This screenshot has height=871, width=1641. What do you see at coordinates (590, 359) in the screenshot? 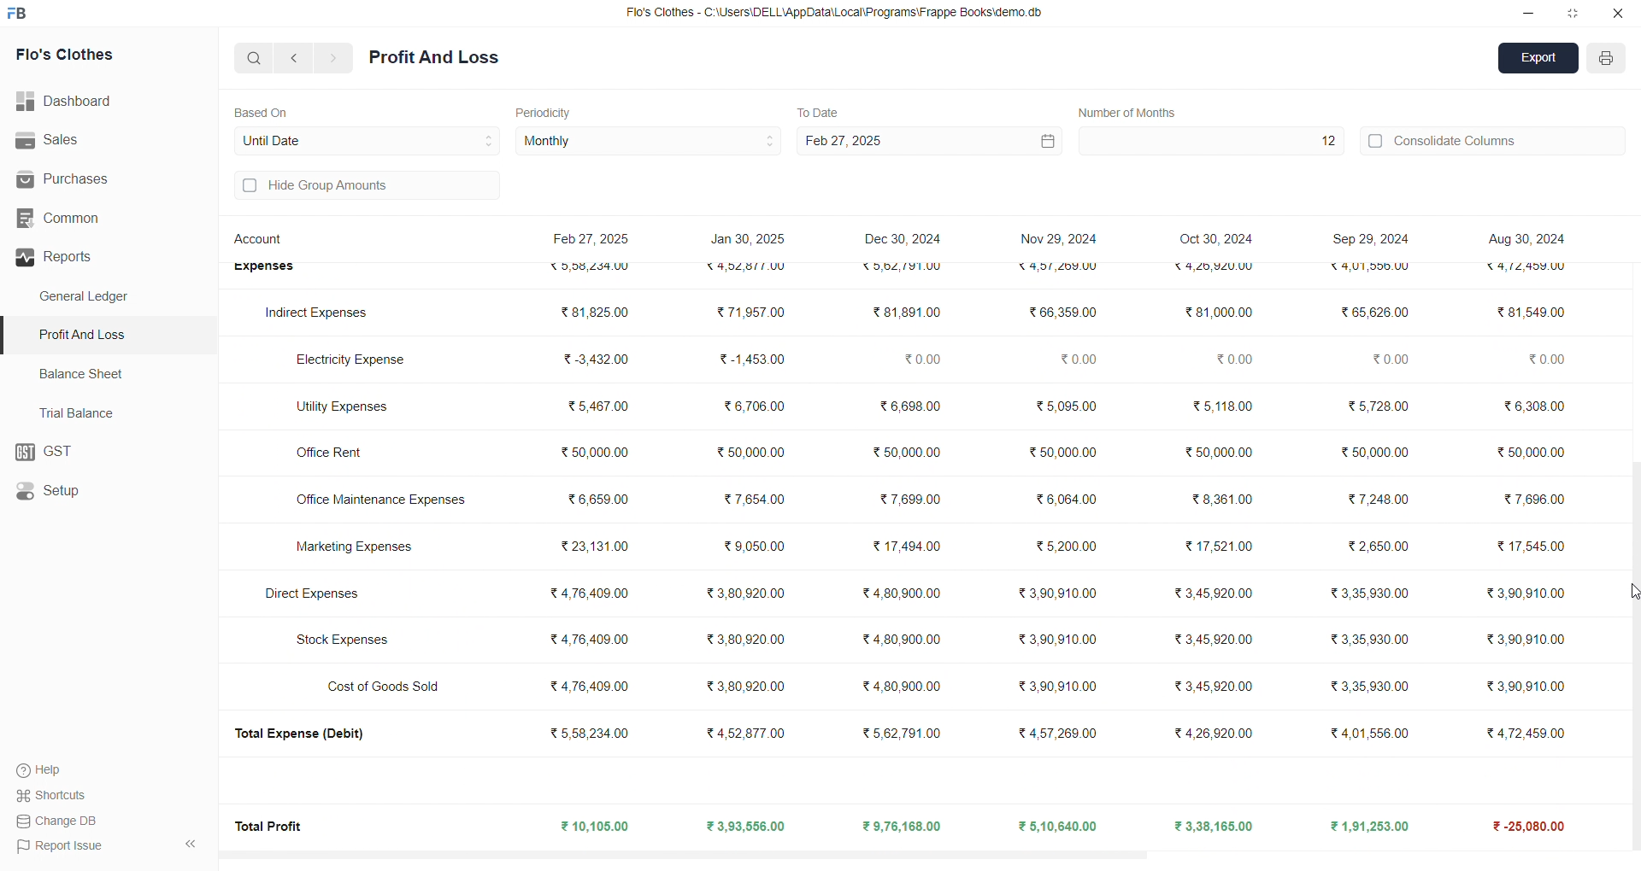
I see `₹3,432.00` at bounding box center [590, 359].